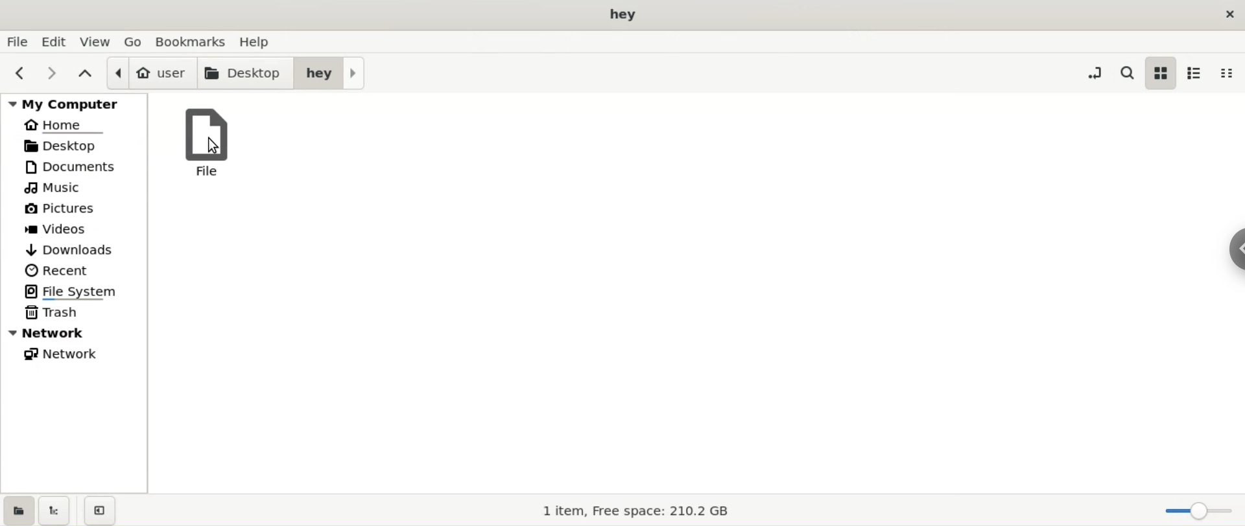 Image resolution: width=1245 pixels, height=526 pixels. Describe the element at coordinates (74, 166) in the screenshot. I see `documents` at that location.